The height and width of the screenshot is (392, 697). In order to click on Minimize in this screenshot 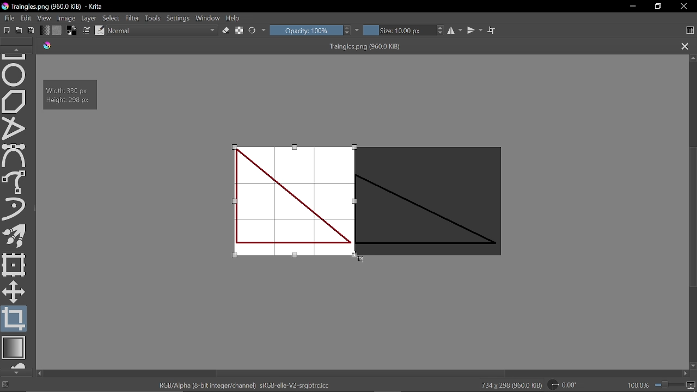, I will do `click(633, 7)`.